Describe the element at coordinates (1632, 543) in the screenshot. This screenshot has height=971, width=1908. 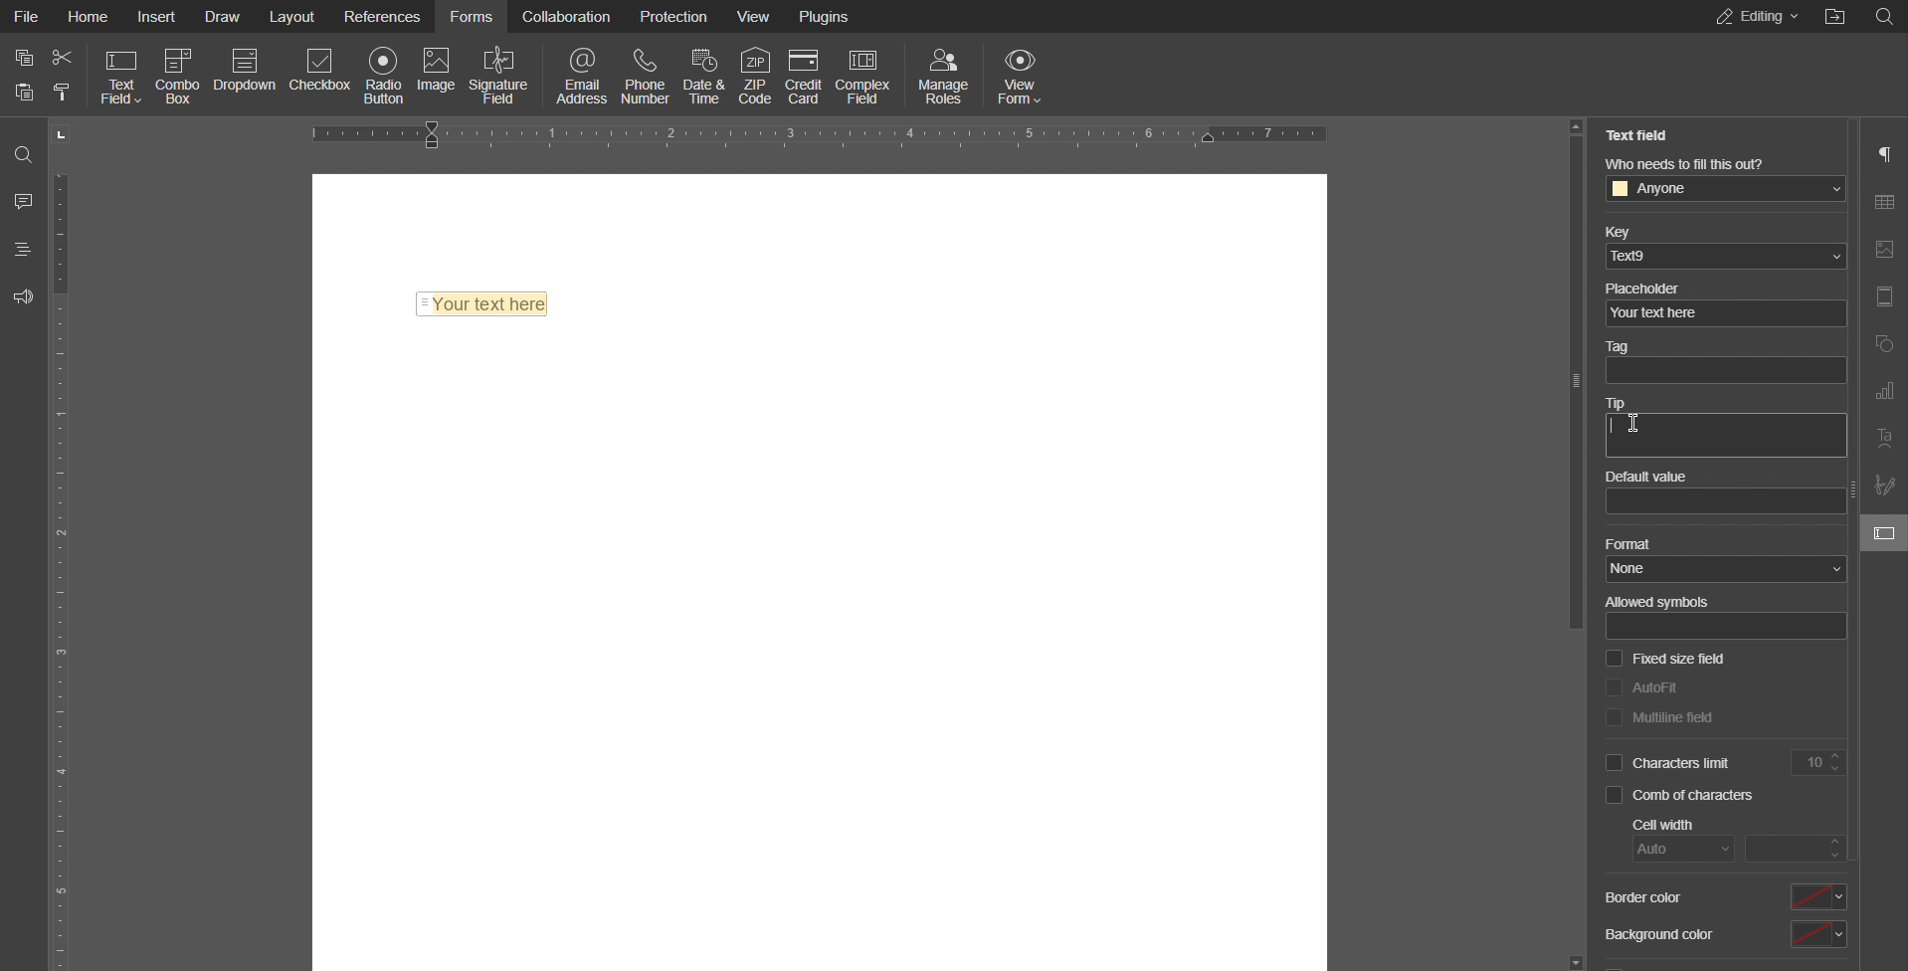
I see `Format` at that location.